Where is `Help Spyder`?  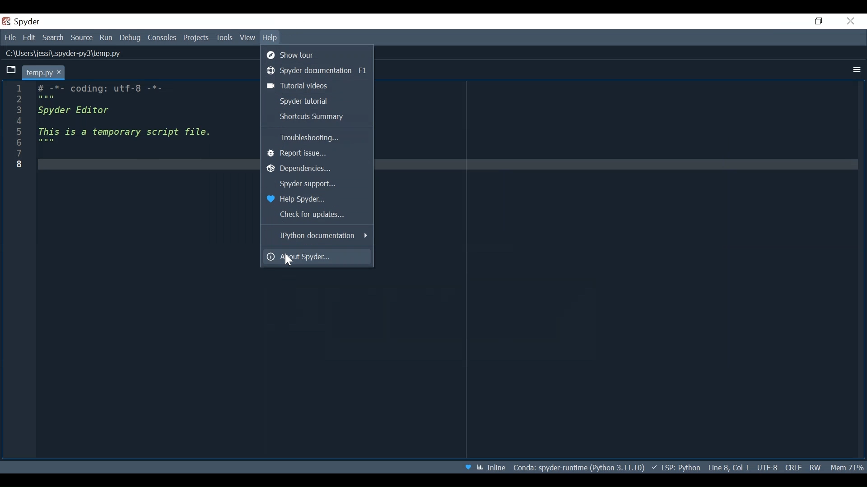 Help Spyder is located at coordinates (468, 468).